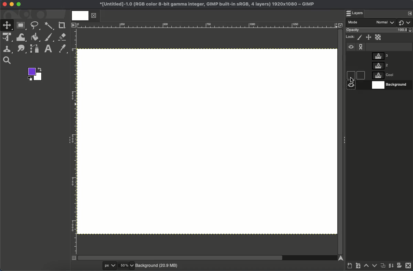 The width and height of the screenshot is (413, 271). What do you see at coordinates (340, 141) in the screenshot?
I see `Scroll` at bounding box center [340, 141].